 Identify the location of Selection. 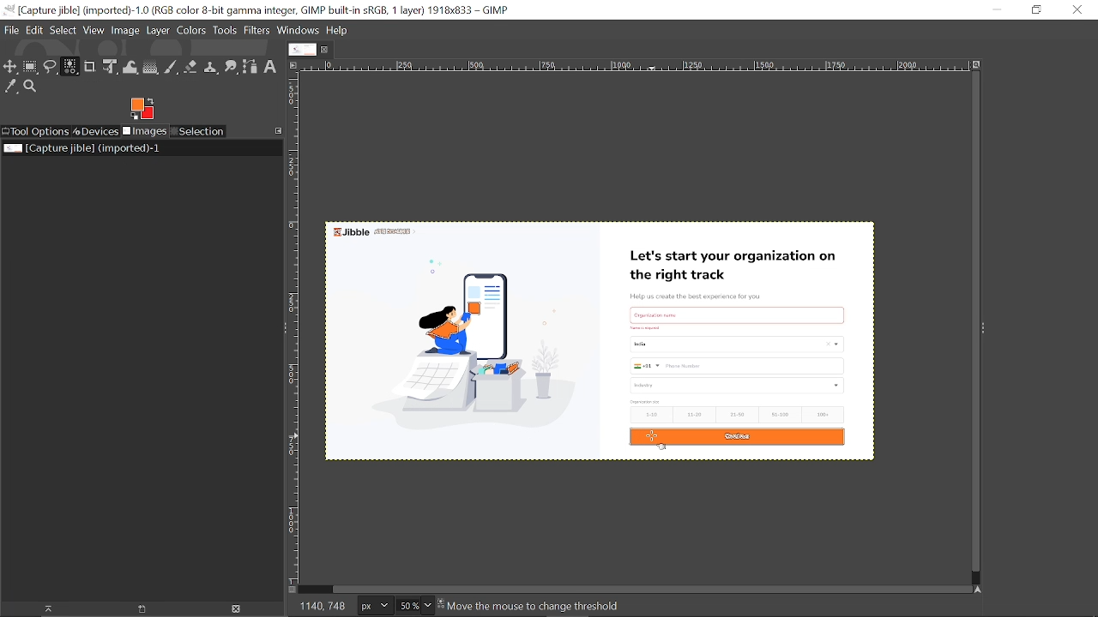
(199, 131).